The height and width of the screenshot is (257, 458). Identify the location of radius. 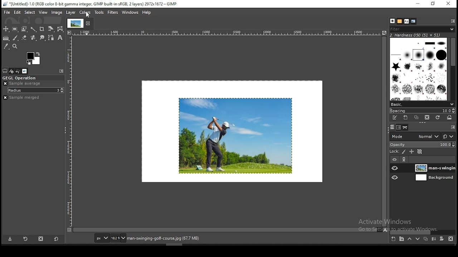
(36, 90).